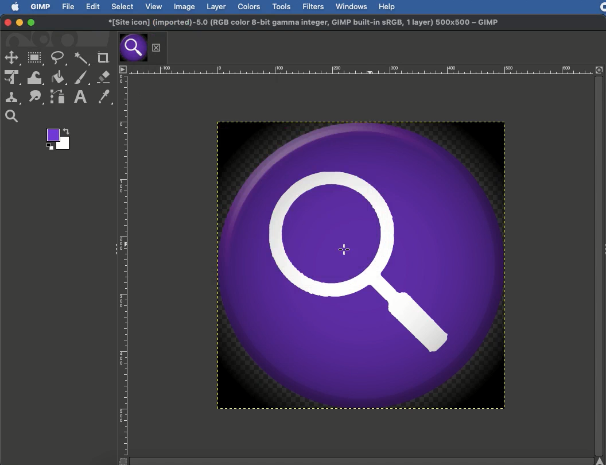 The width and height of the screenshot is (606, 465). What do you see at coordinates (123, 265) in the screenshot?
I see `` at bounding box center [123, 265].